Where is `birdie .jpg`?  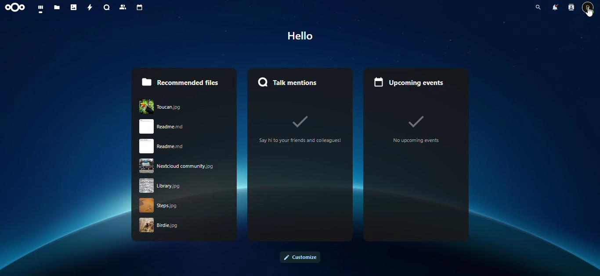
birdie .jpg is located at coordinates (177, 225).